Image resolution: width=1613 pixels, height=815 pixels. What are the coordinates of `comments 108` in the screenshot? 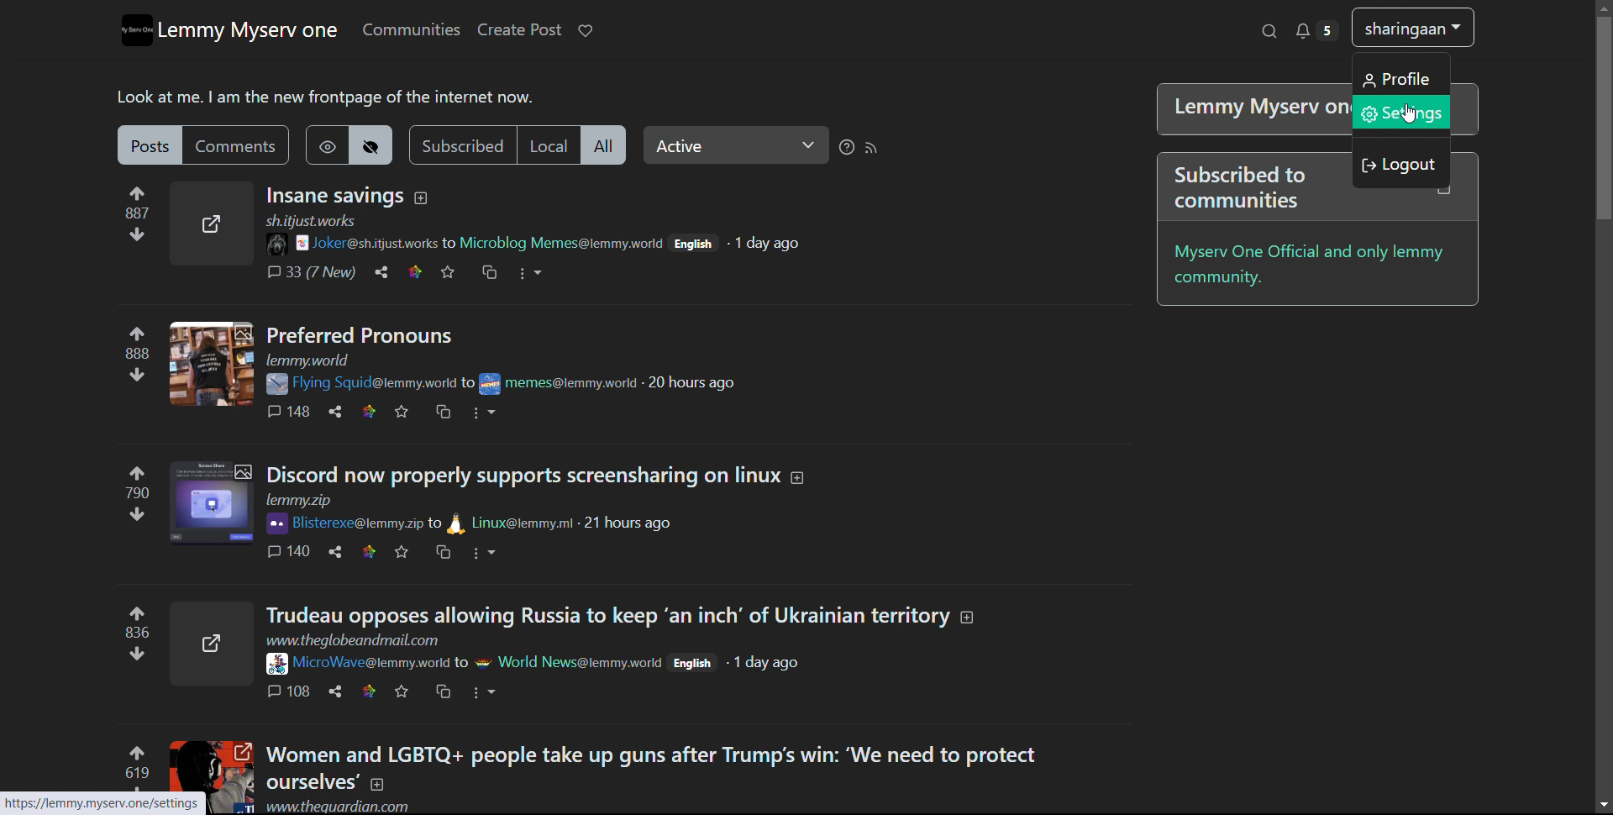 It's located at (288, 692).